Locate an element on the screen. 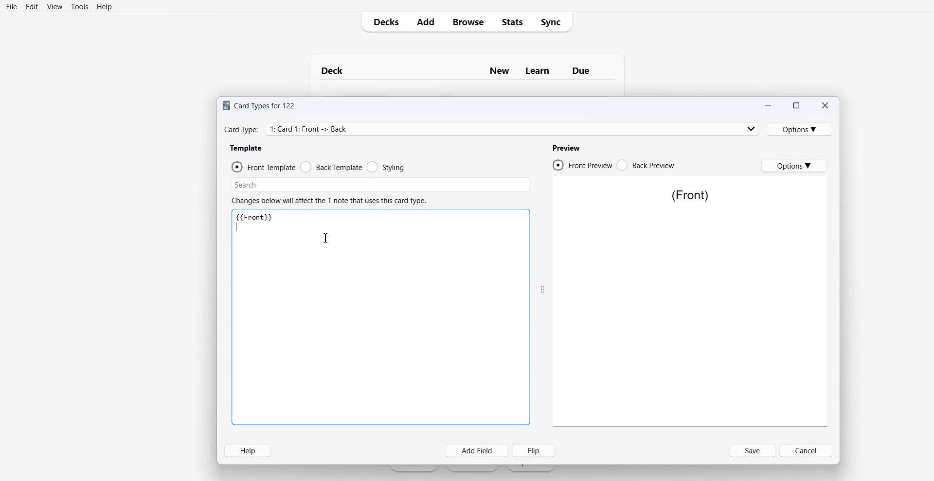 The height and width of the screenshot is (481, 934). Preview is located at coordinates (567, 148).